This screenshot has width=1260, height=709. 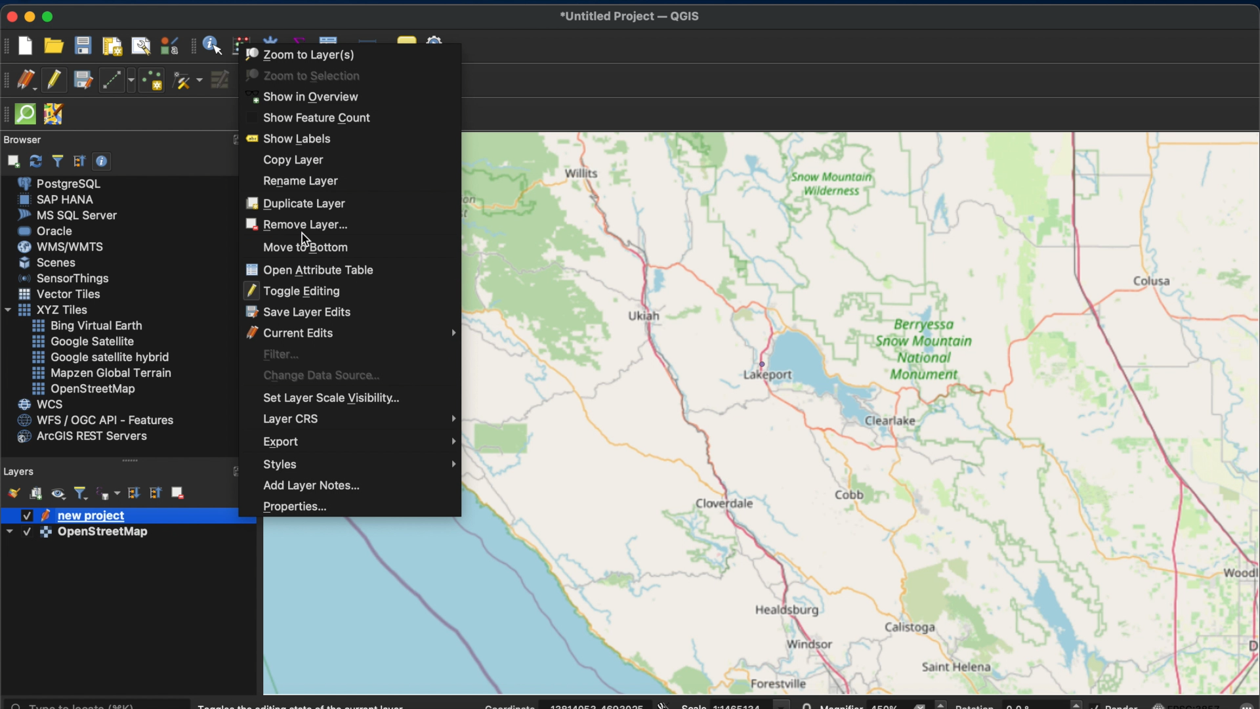 I want to click on MS sql server, so click(x=66, y=215).